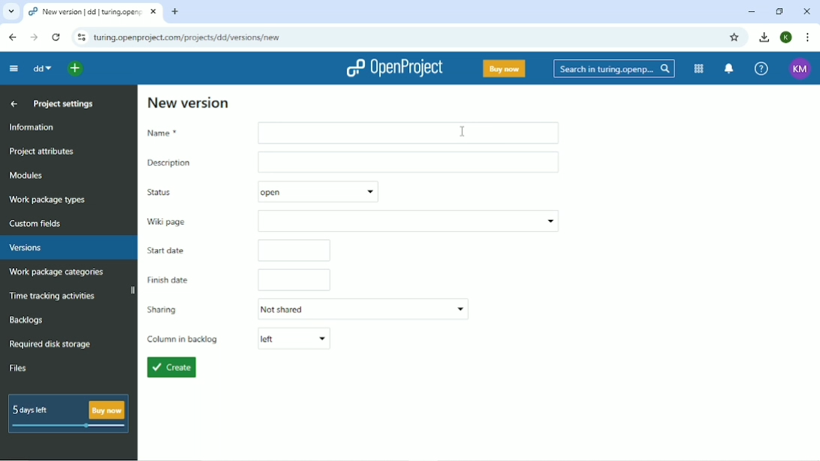 The width and height of the screenshot is (820, 461). Describe the element at coordinates (48, 200) in the screenshot. I see `Work package types` at that location.